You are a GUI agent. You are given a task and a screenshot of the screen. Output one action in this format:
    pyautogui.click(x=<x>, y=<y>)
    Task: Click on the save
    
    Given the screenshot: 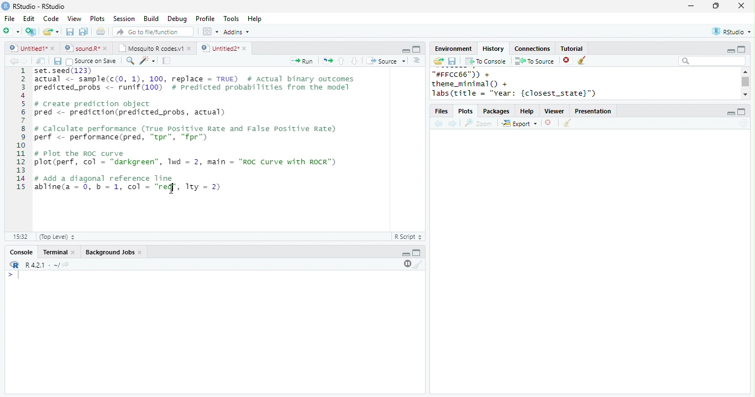 What is the action you would take?
    pyautogui.click(x=70, y=32)
    